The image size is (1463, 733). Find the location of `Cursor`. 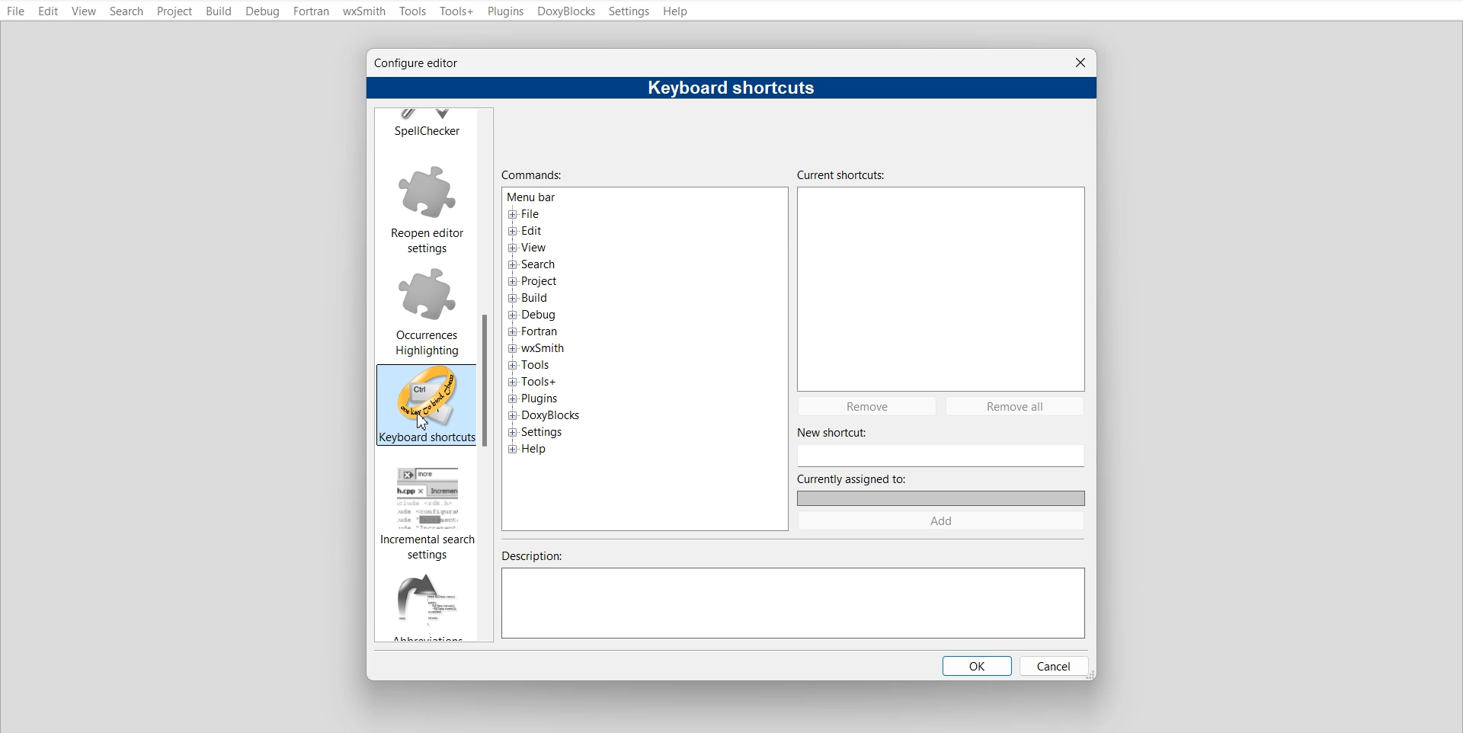

Cursor is located at coordinates (423, 421).